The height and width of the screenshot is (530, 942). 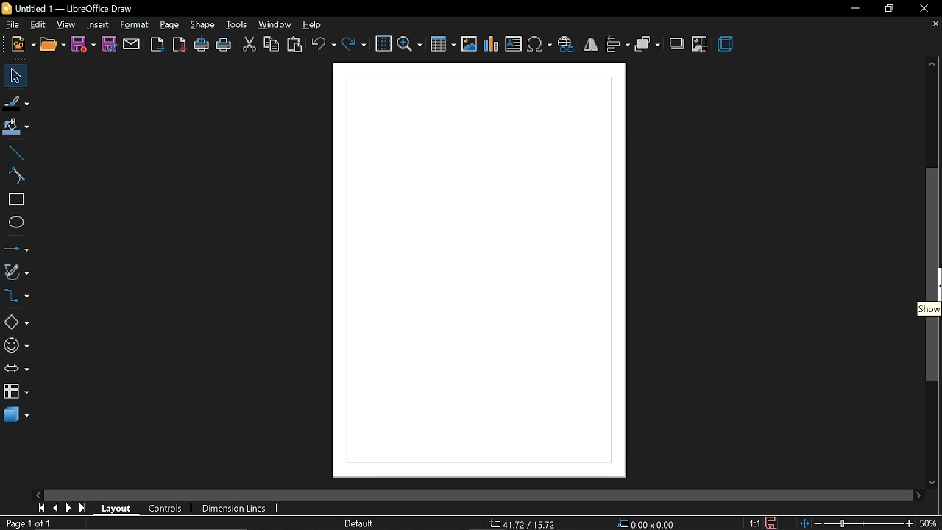 What do you see at coordinates (383, 44) in the screenshot?
I see `grid` at bounding box center [383, 44].